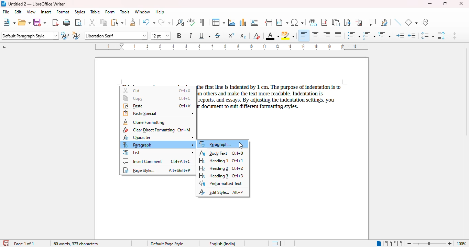 This screenshot has width=469, height=247. What do you see at coordinates (450, 243) in the screenshot?
I see `zoom in` at bounding box center [450, 243].